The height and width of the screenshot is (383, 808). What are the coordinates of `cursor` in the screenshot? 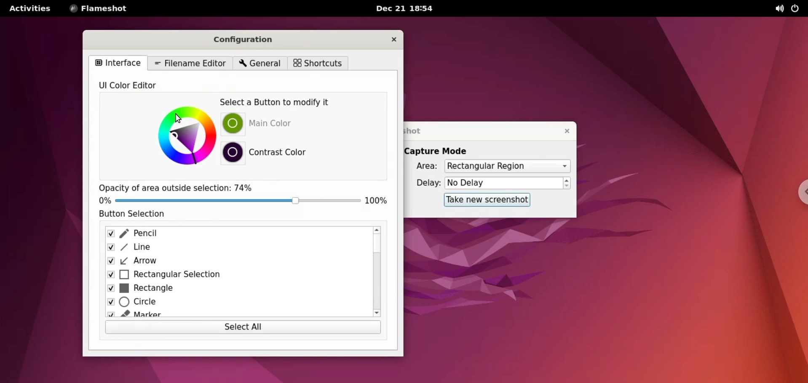 It's located at (179, 119).